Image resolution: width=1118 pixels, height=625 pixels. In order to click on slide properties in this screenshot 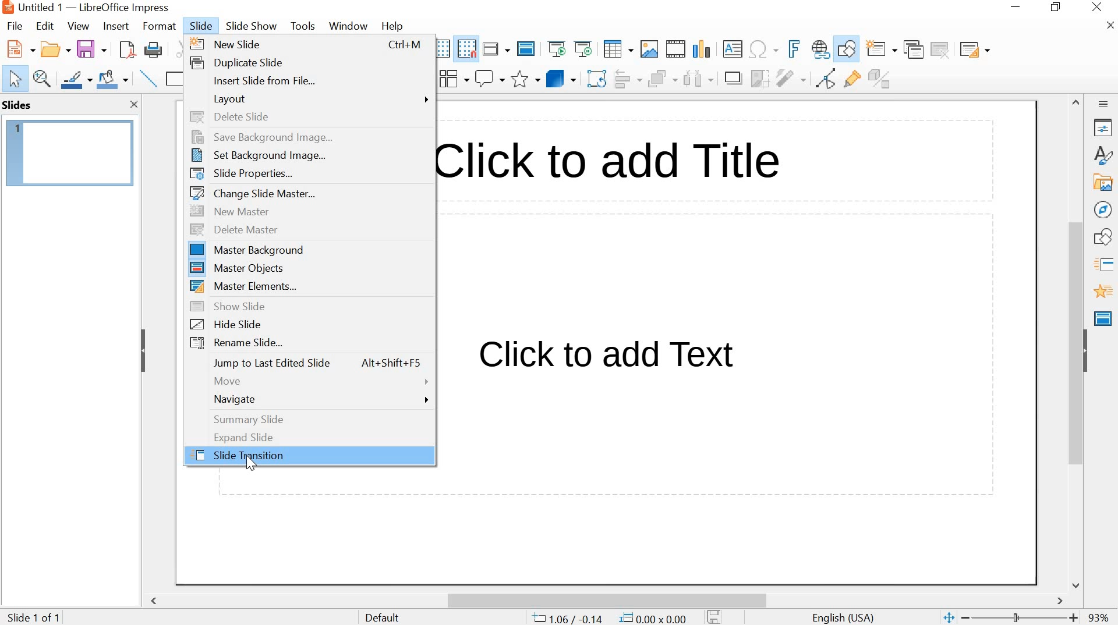, I will do `click(306, 173)`.